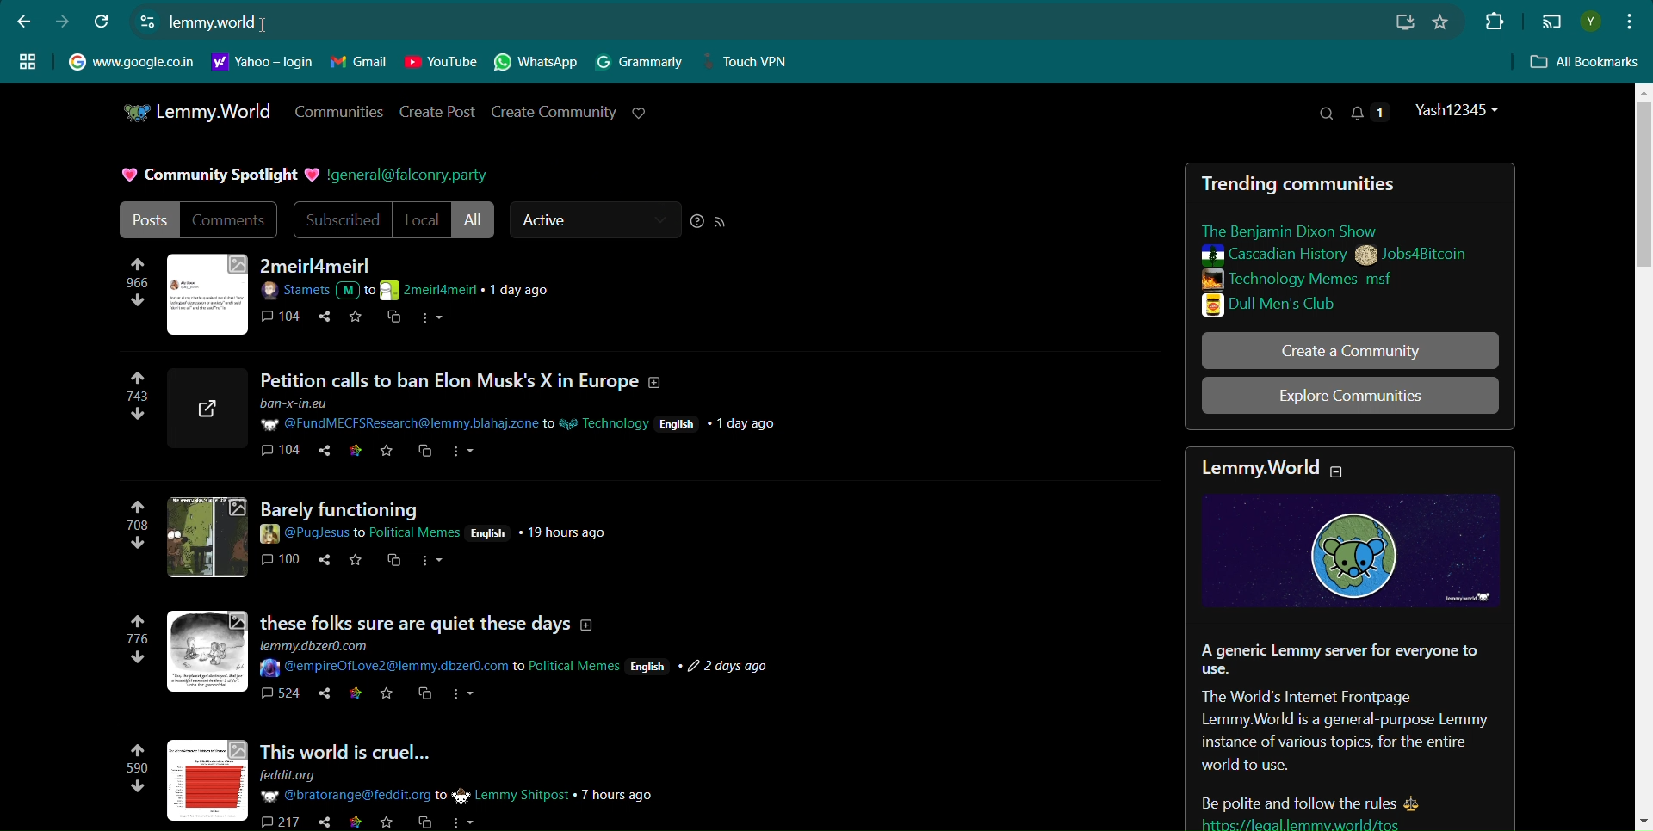 This screenshot has height=831, width=1653. Describe the element at coordinates (538, 63) in the screenshot. I see `Whatsapp` at that location.